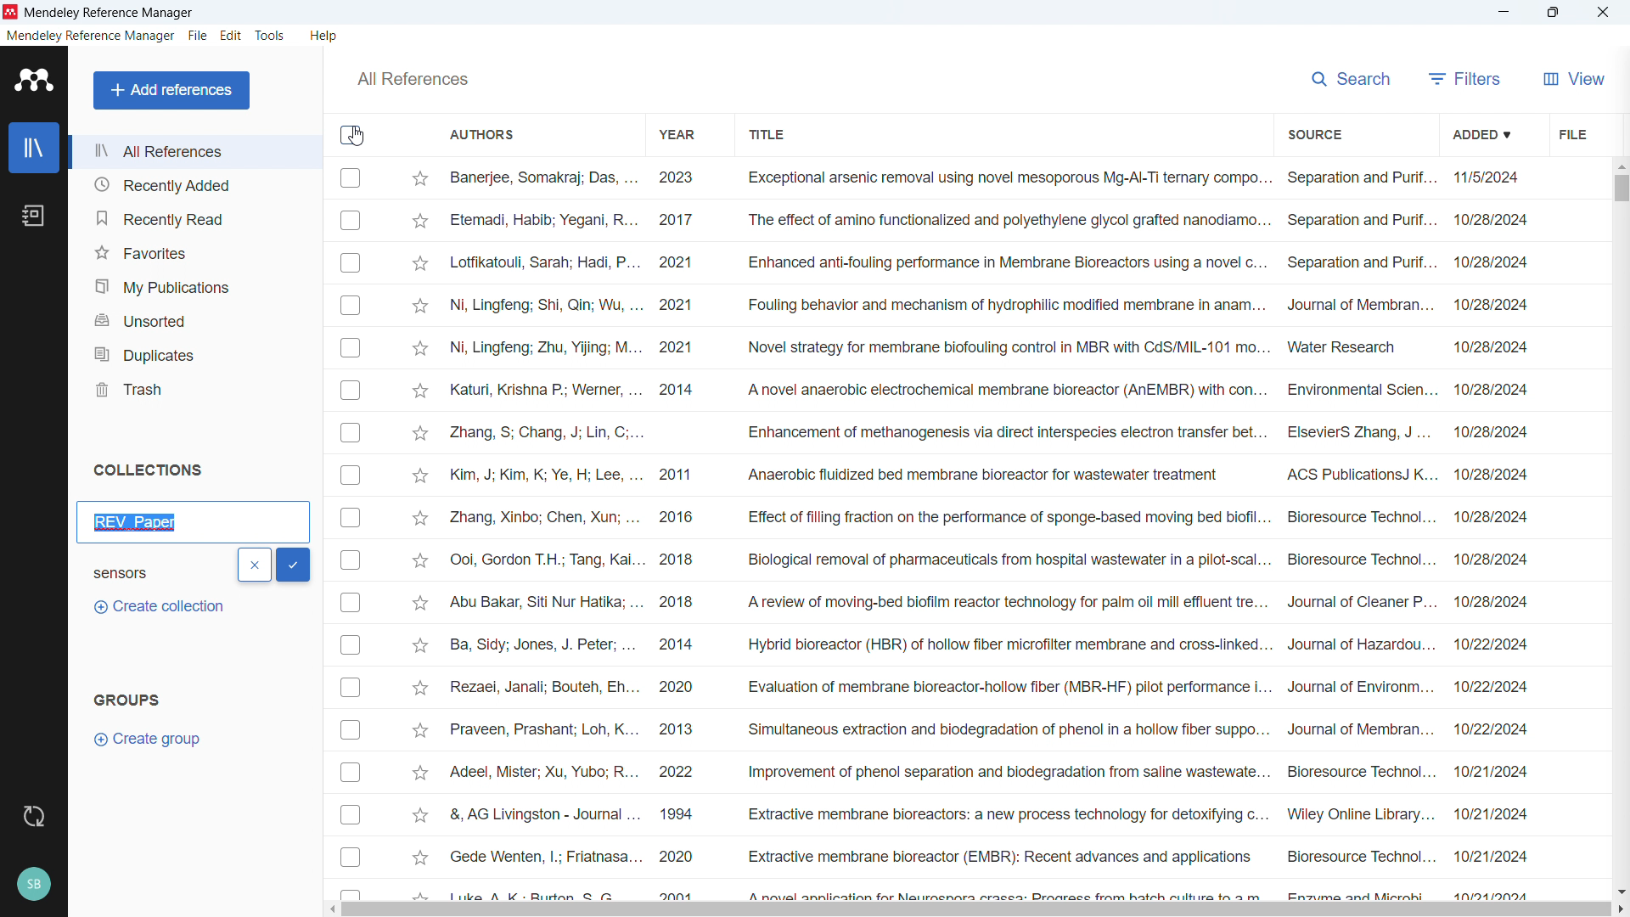 This screenshot has height=917, width=1630. I want to click on Star mark respective publication, so click(419, 264).